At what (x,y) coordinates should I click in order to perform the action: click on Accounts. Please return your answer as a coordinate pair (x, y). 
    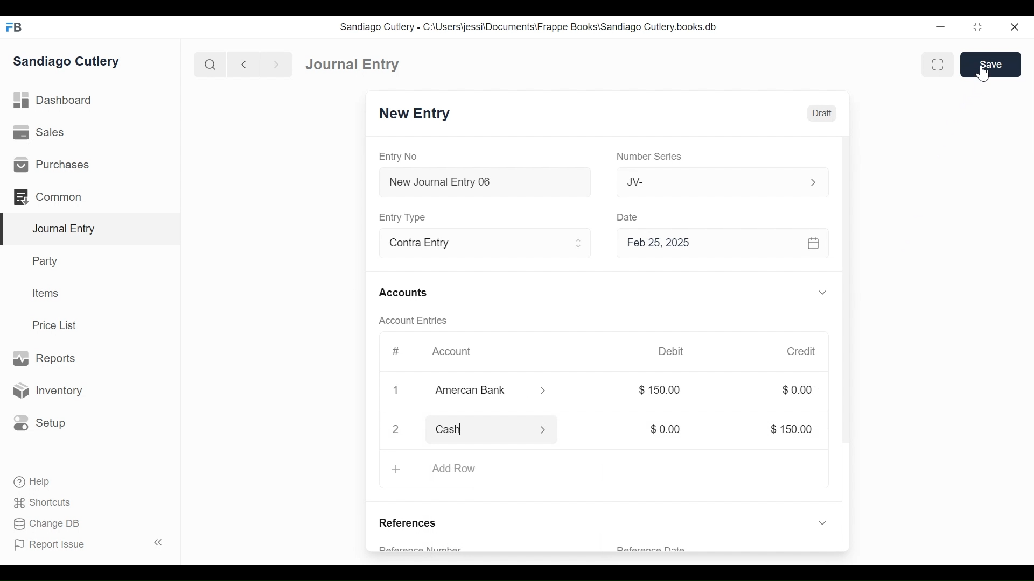
    Looking at the image, I should click on (406, 294).